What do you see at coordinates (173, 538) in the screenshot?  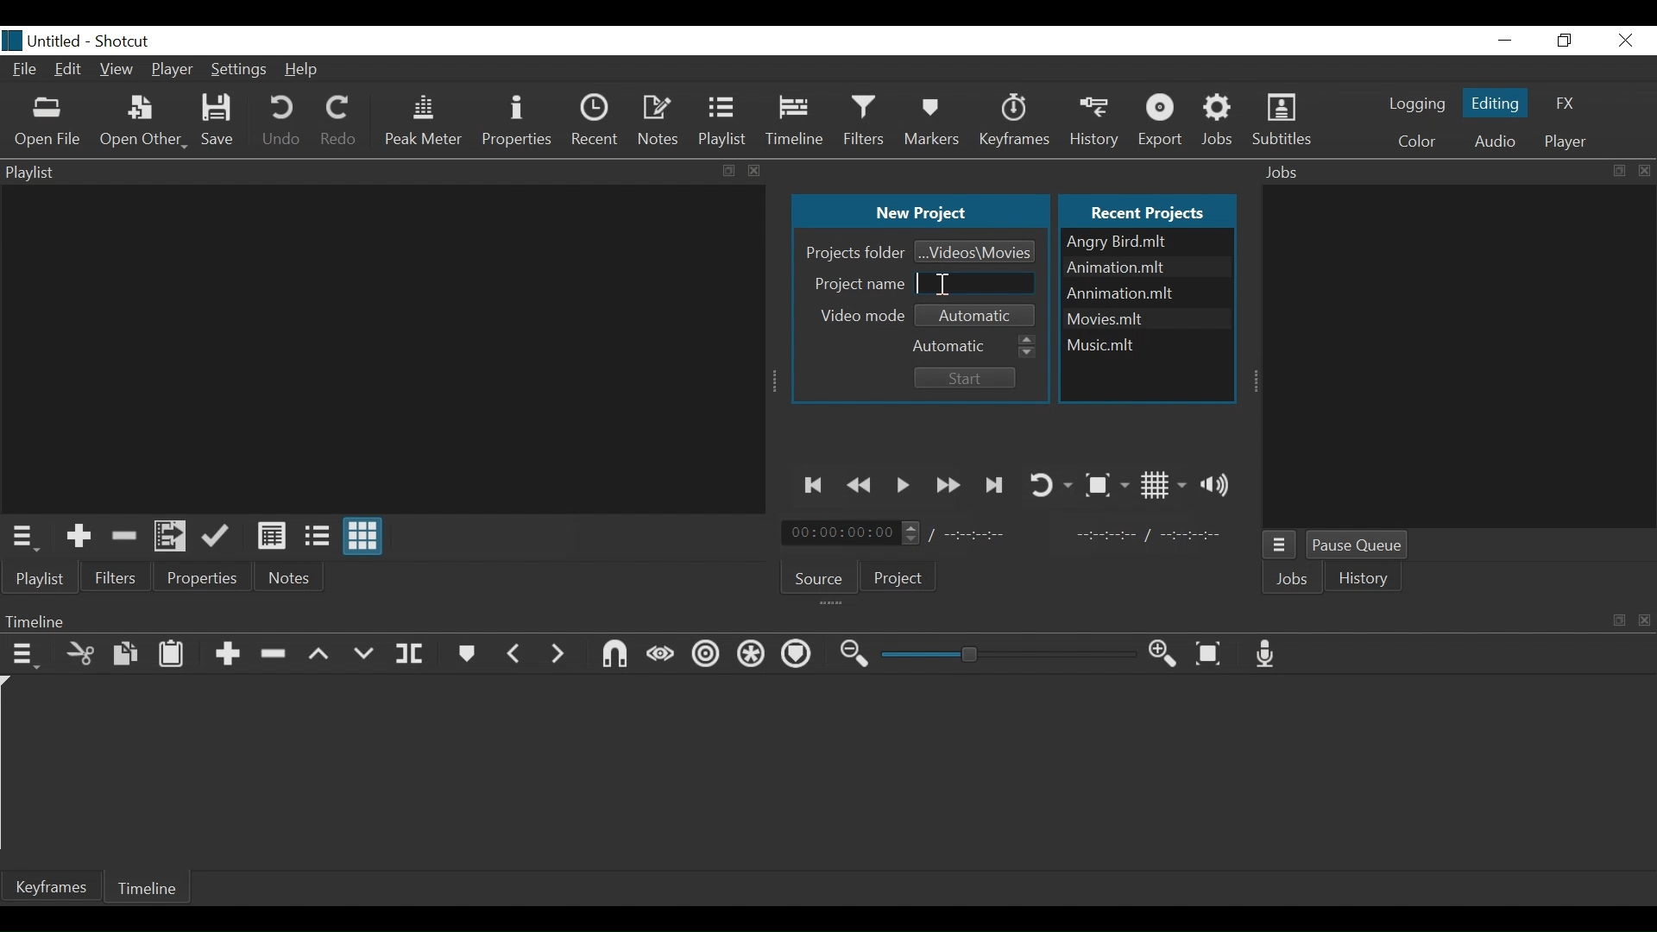 I see `Add files to the playlist` at bounding box center [173, 538].